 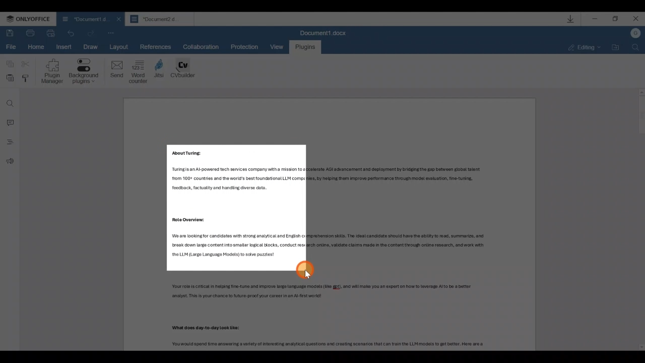 What do you see at coordinates (160, 70) in the screenshot?
I see `Jitsi` at bounding box center [160, 70].